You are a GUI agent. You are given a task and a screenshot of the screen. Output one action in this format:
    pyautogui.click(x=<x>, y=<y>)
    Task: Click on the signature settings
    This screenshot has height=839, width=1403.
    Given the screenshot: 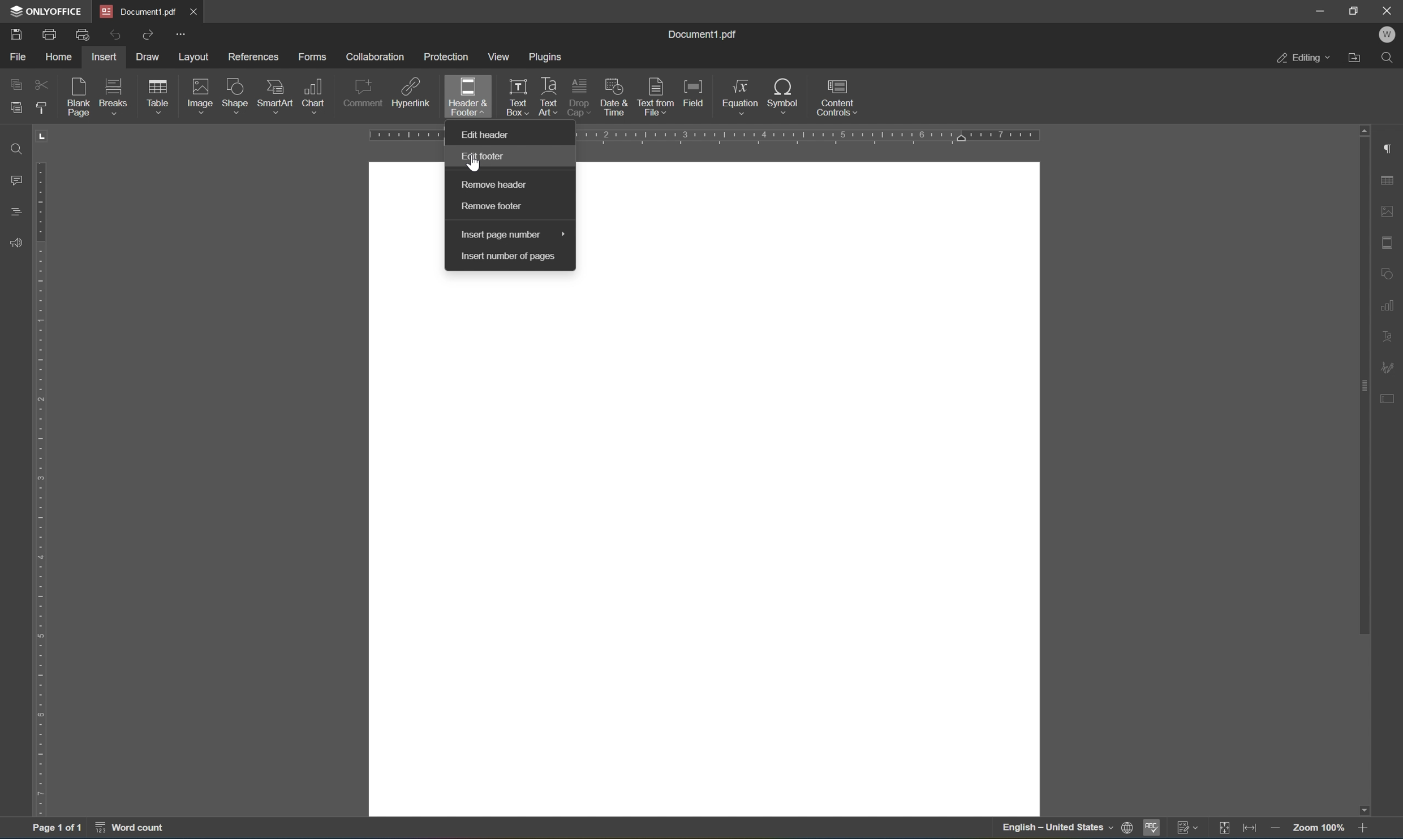 What is the action you would take?
    pyautogui.click(x=1390, y=367)
    